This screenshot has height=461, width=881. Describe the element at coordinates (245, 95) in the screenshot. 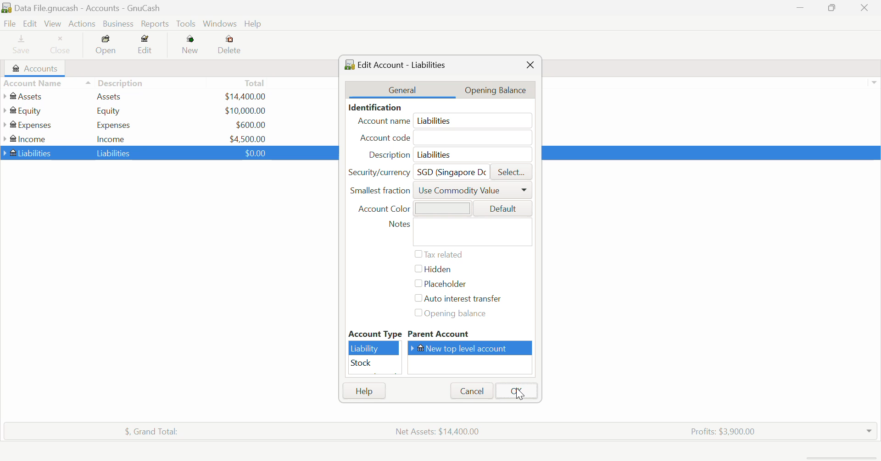

I see `USd` at that location.